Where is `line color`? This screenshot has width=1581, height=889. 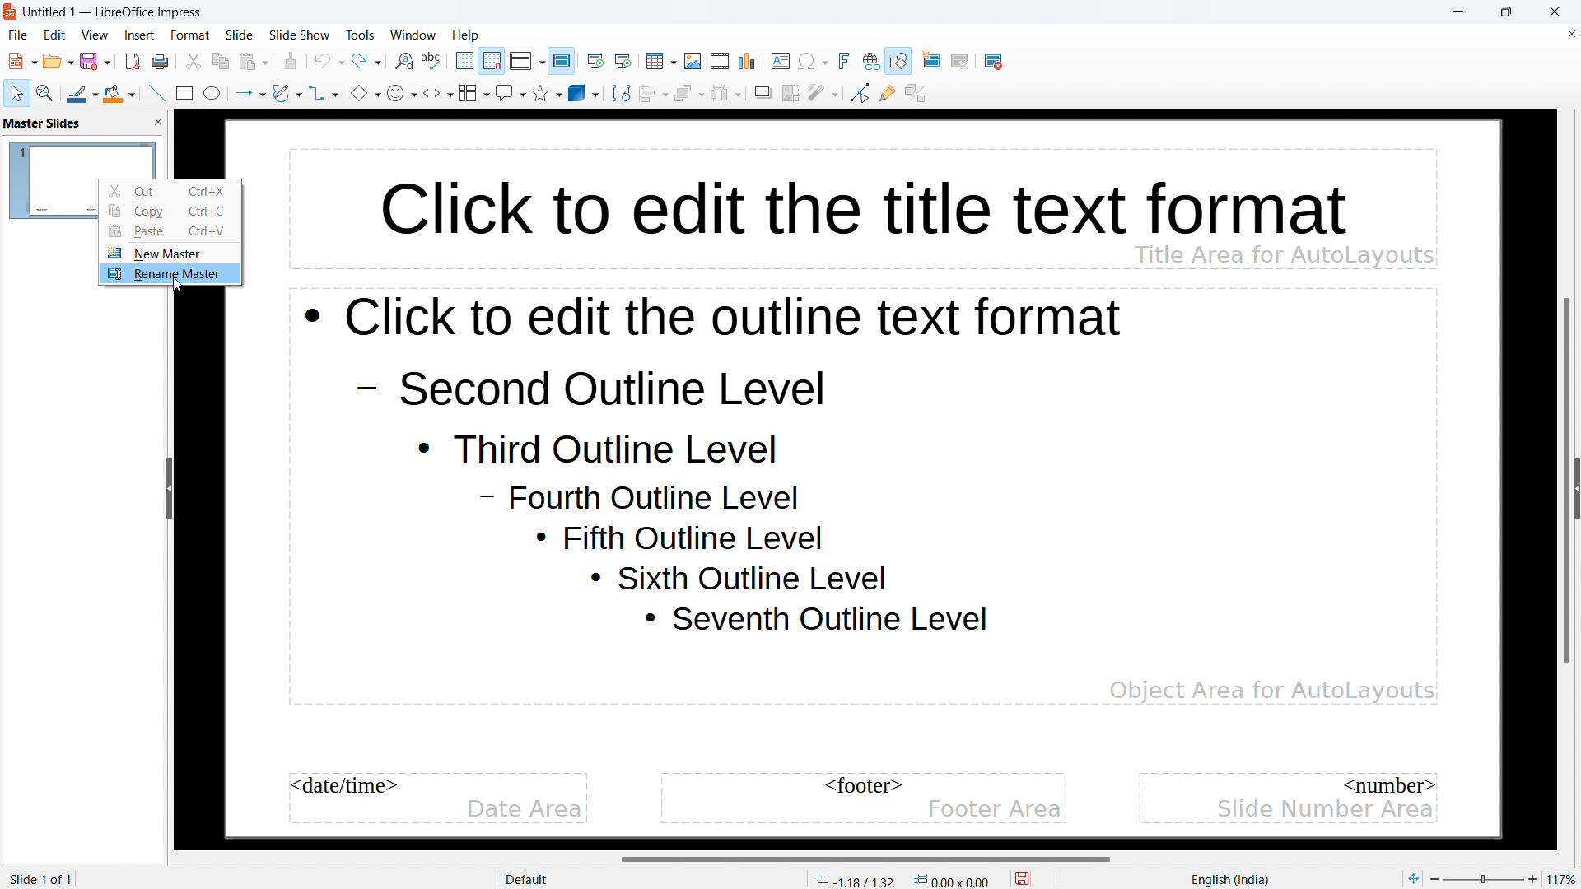
line color is located at coordinates (83, 92).